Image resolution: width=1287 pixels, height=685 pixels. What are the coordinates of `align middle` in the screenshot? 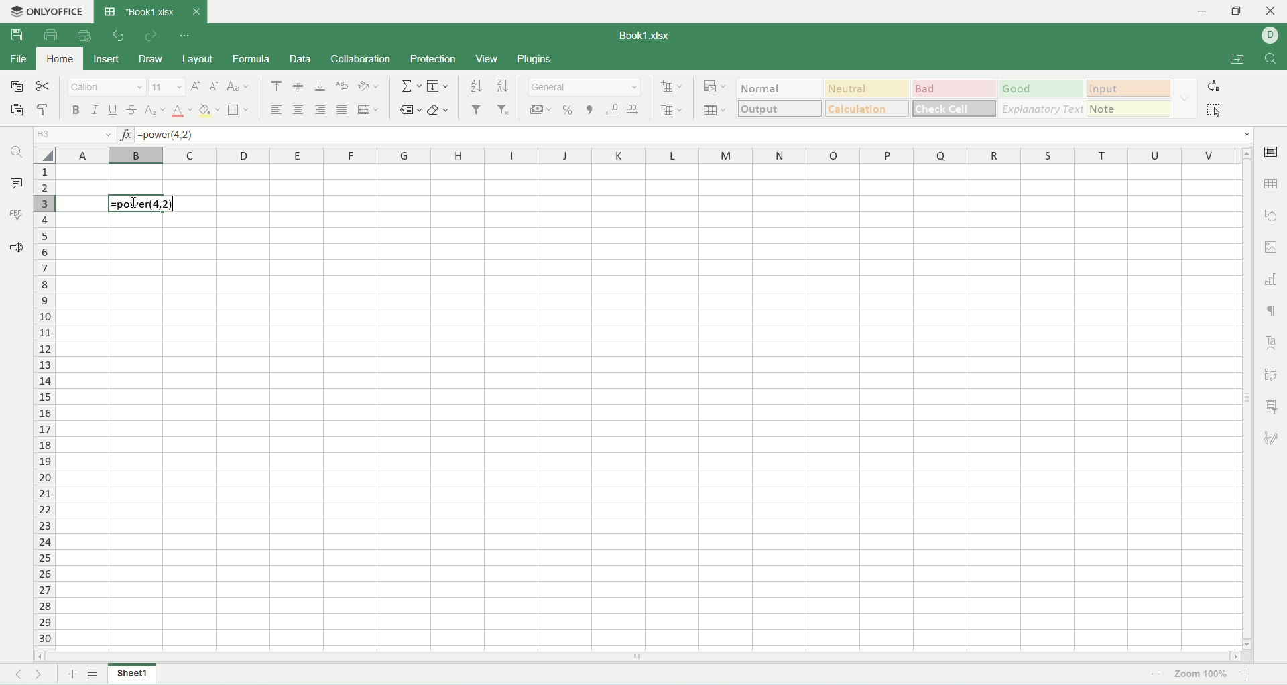 It's located at (298, 86).